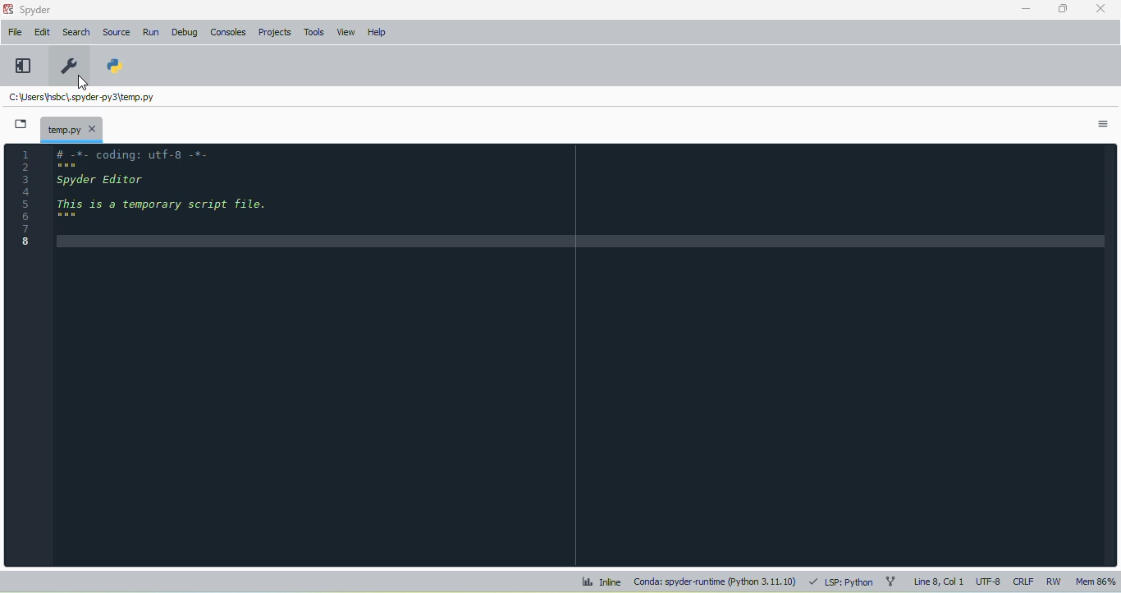 The image size is (1121, 593). I want to click on minimize, so click(1027, 9).